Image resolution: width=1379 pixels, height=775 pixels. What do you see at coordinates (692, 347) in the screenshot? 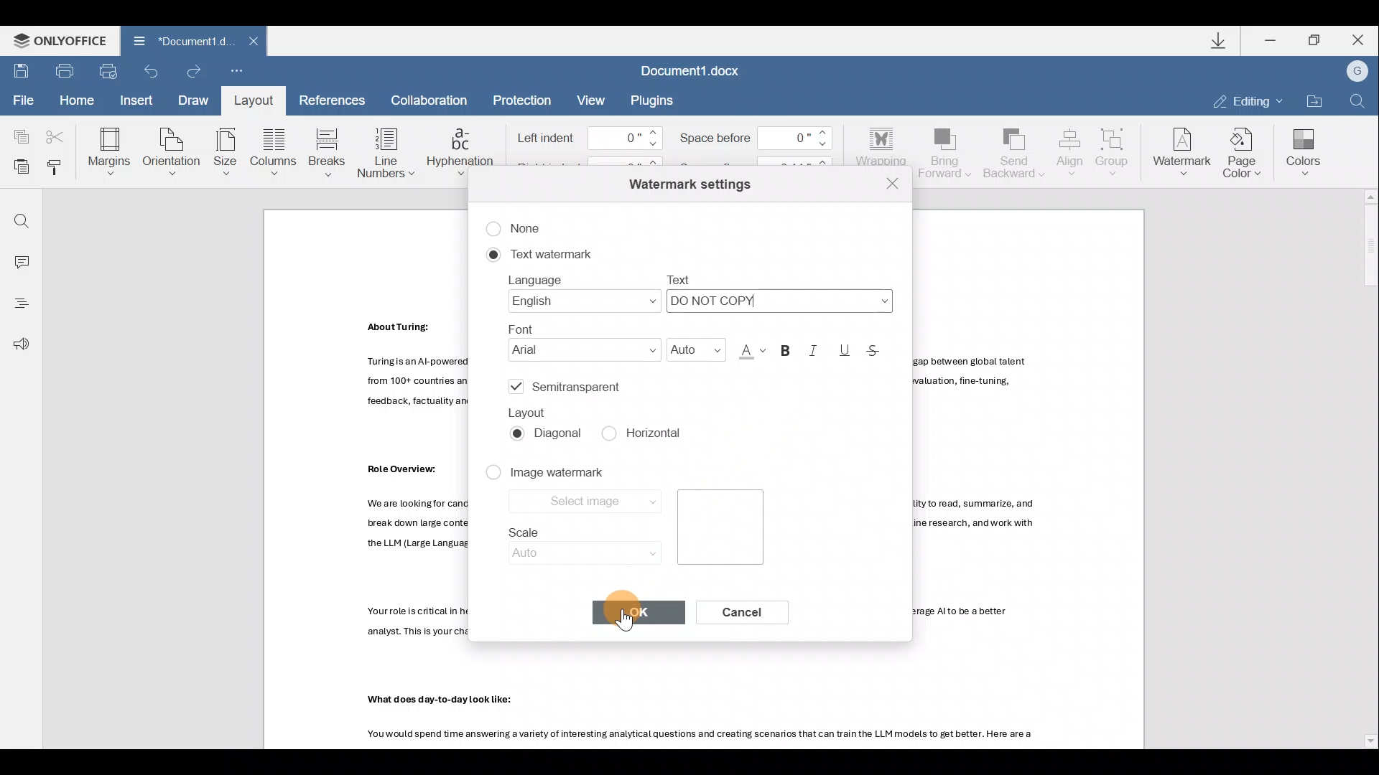
I see `Font size` at bounding box center [692, 347].